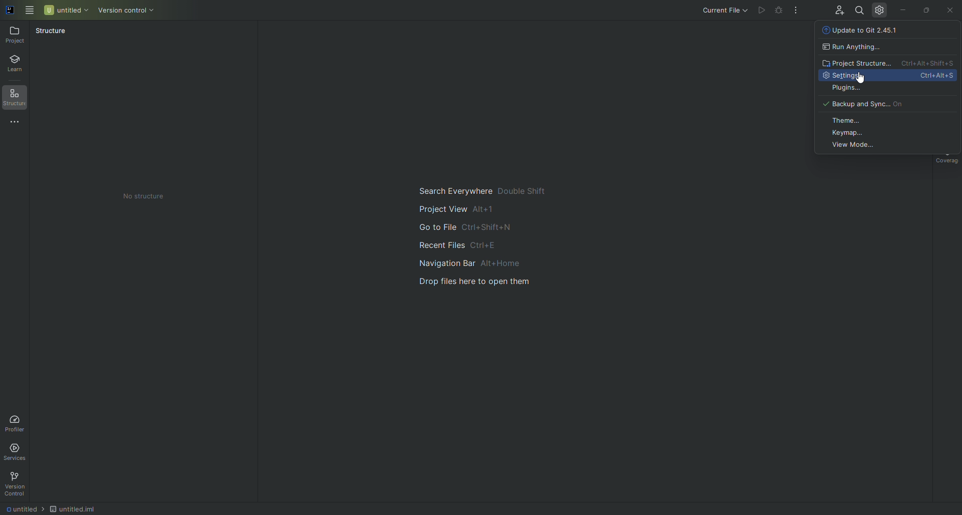  Describe the element at coordinates (65, 11) in the screenshot. I see `Untitled` at that location.